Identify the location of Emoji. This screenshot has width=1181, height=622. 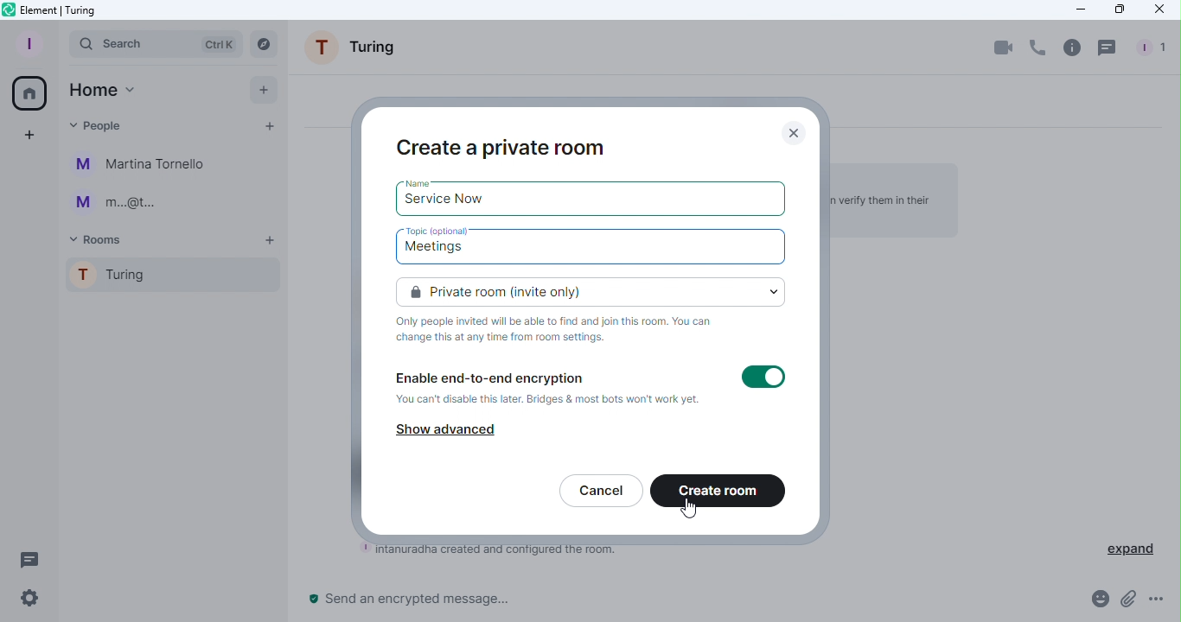
(1096, 602).